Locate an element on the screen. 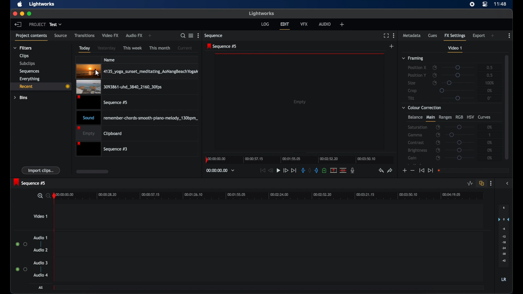 This screenshot has width=523, height=294. fx settings is located at coordinates (455, 37).